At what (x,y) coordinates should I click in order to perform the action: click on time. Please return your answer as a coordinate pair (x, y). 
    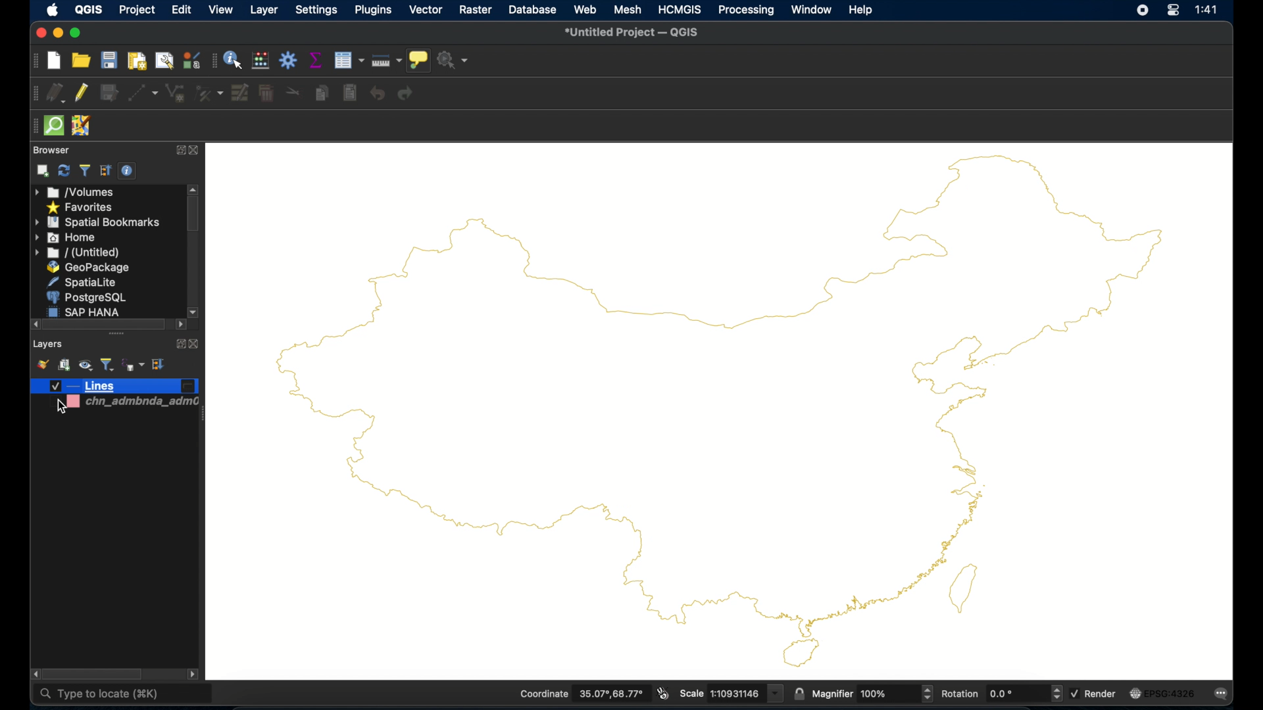
    Looking at the image, I should click on (1209, 10).